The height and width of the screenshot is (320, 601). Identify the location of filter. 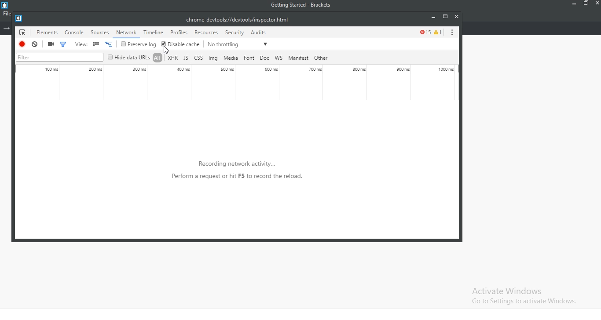
(63, 43).